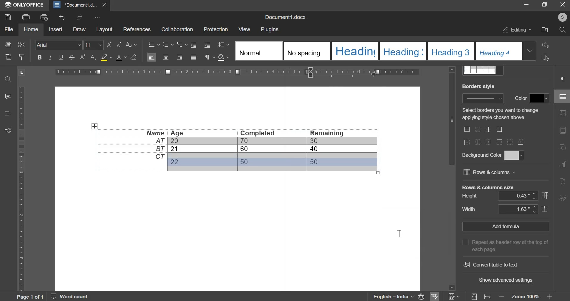 This screenshot has height=301, width=570. Describe the element at coordinates (523, 208) in the screenshot. I see `column width` at that location.